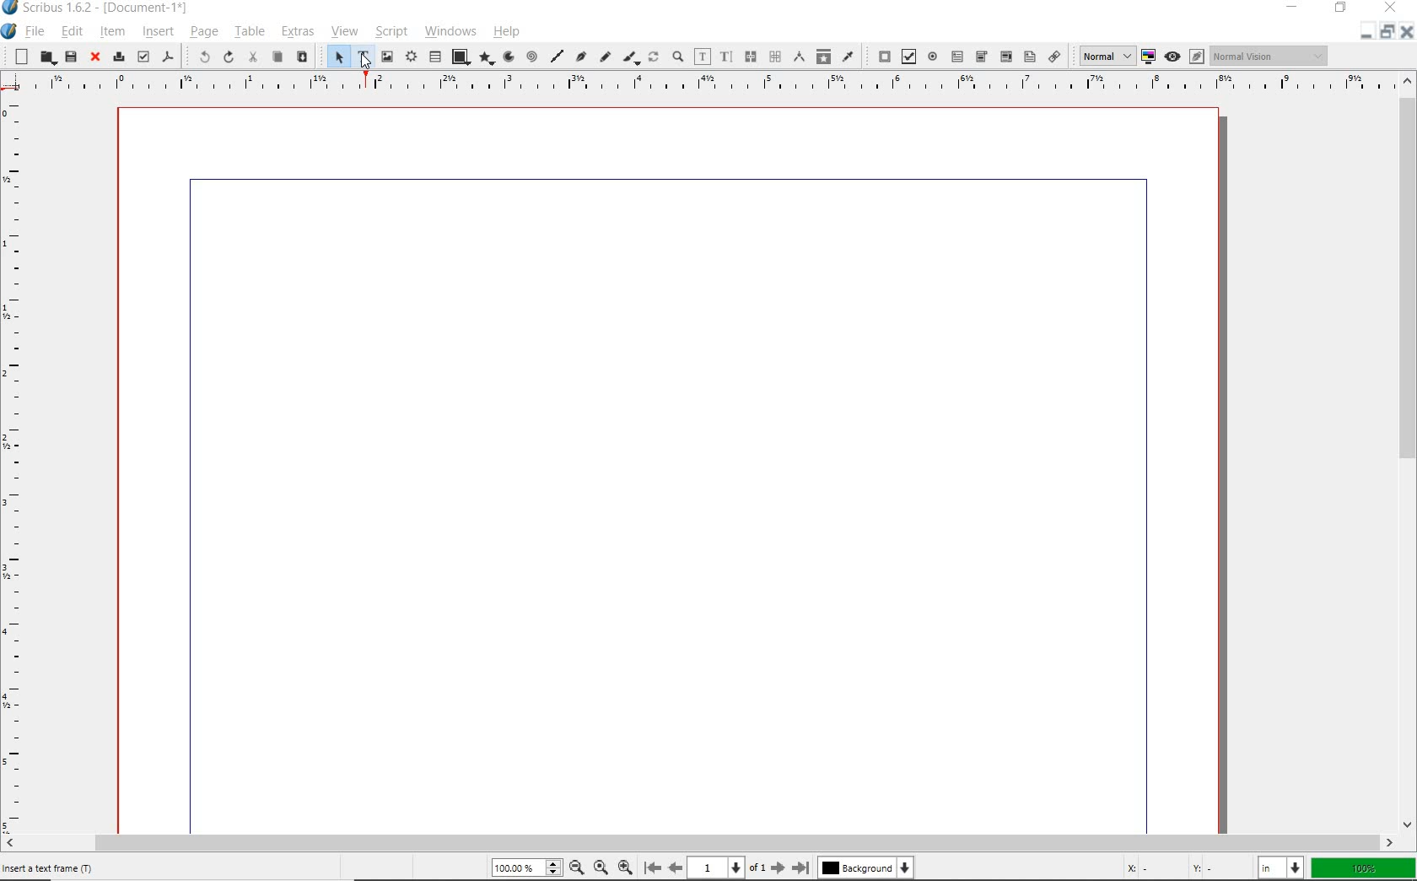 The width and height of the screenshot is (1417, 881). Describe the element at coordinates (347, 32) in the screenshot. I see `view` at that location.